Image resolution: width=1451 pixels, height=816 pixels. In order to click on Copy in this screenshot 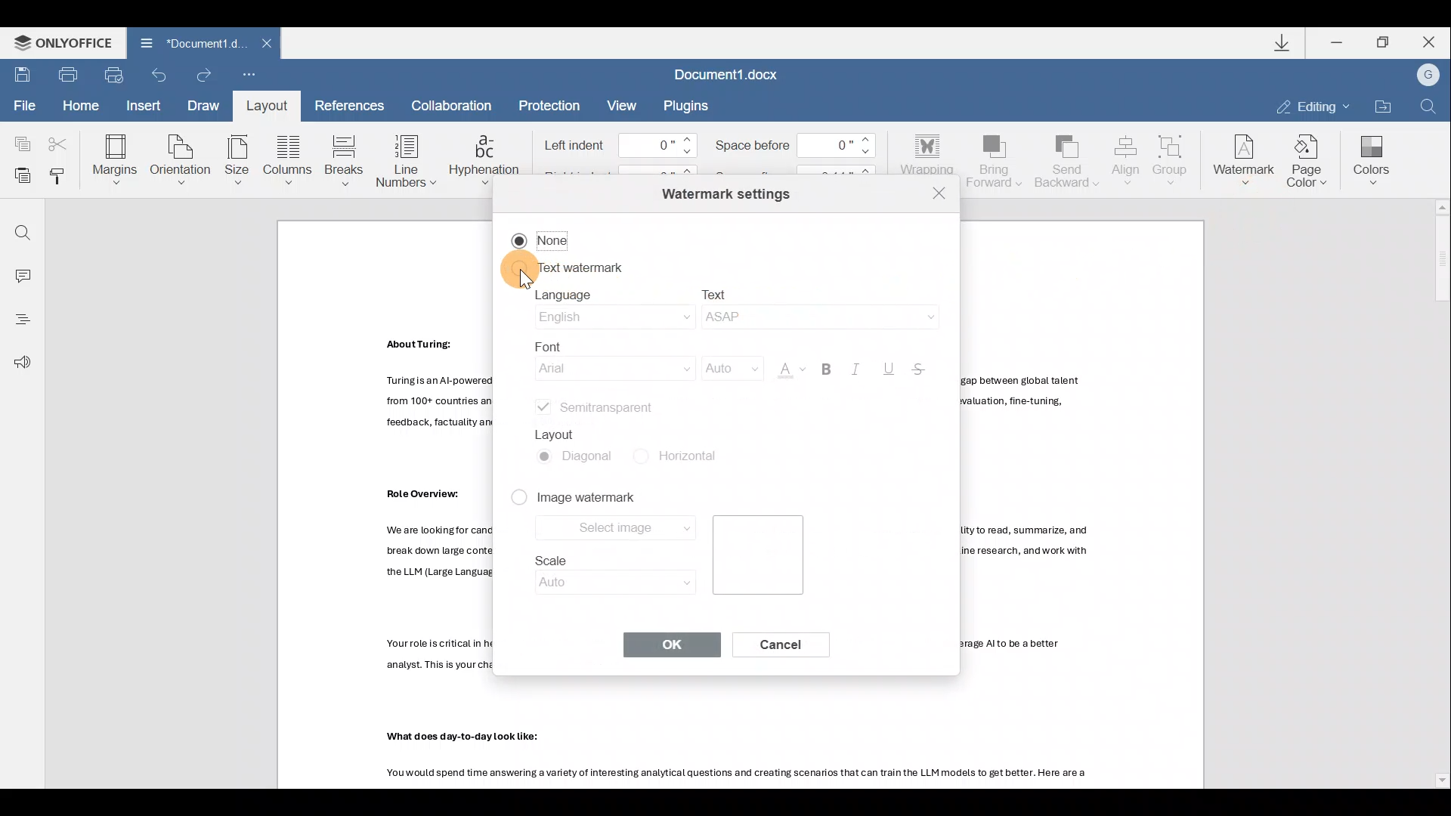, I will do `click(19, 141)`.